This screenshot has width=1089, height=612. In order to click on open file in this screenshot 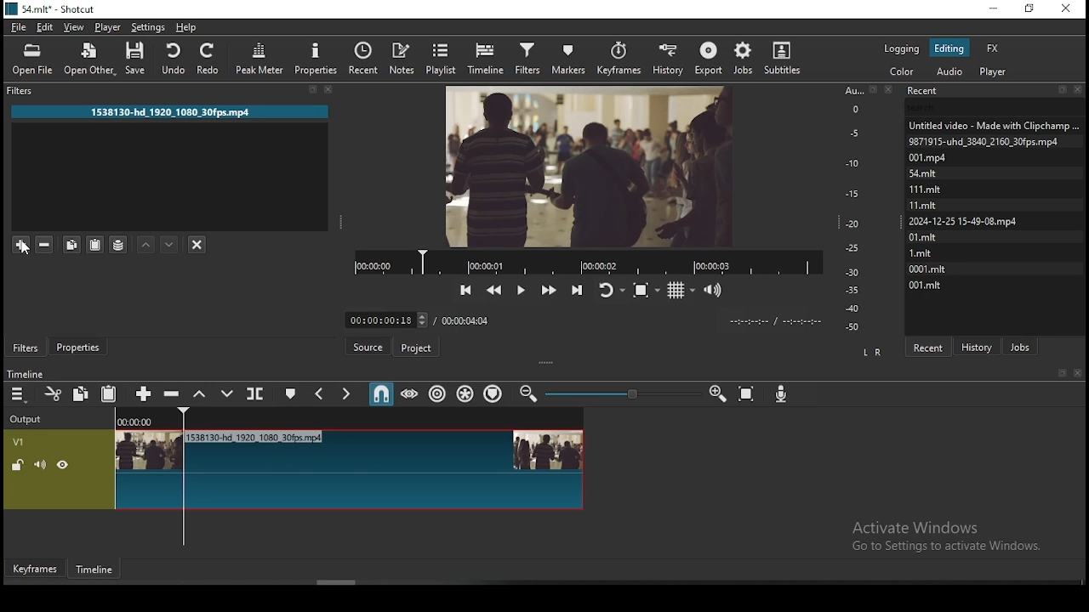, I will do `click(31, 59)`.